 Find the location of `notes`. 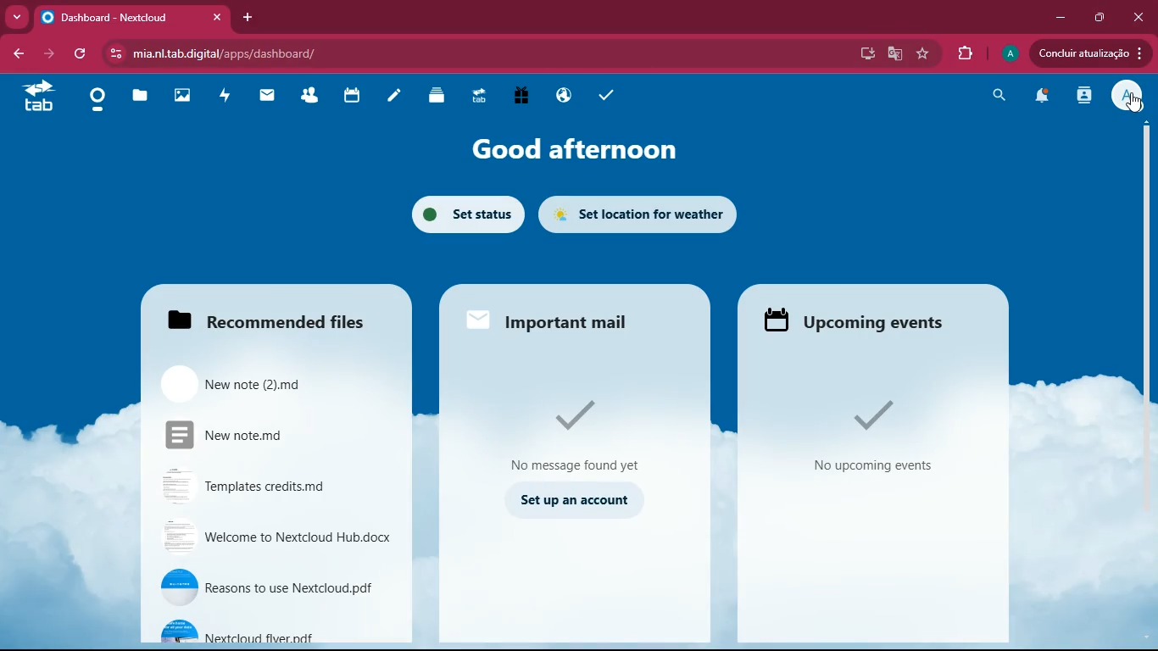

notes is located at coordinates (392, 99).